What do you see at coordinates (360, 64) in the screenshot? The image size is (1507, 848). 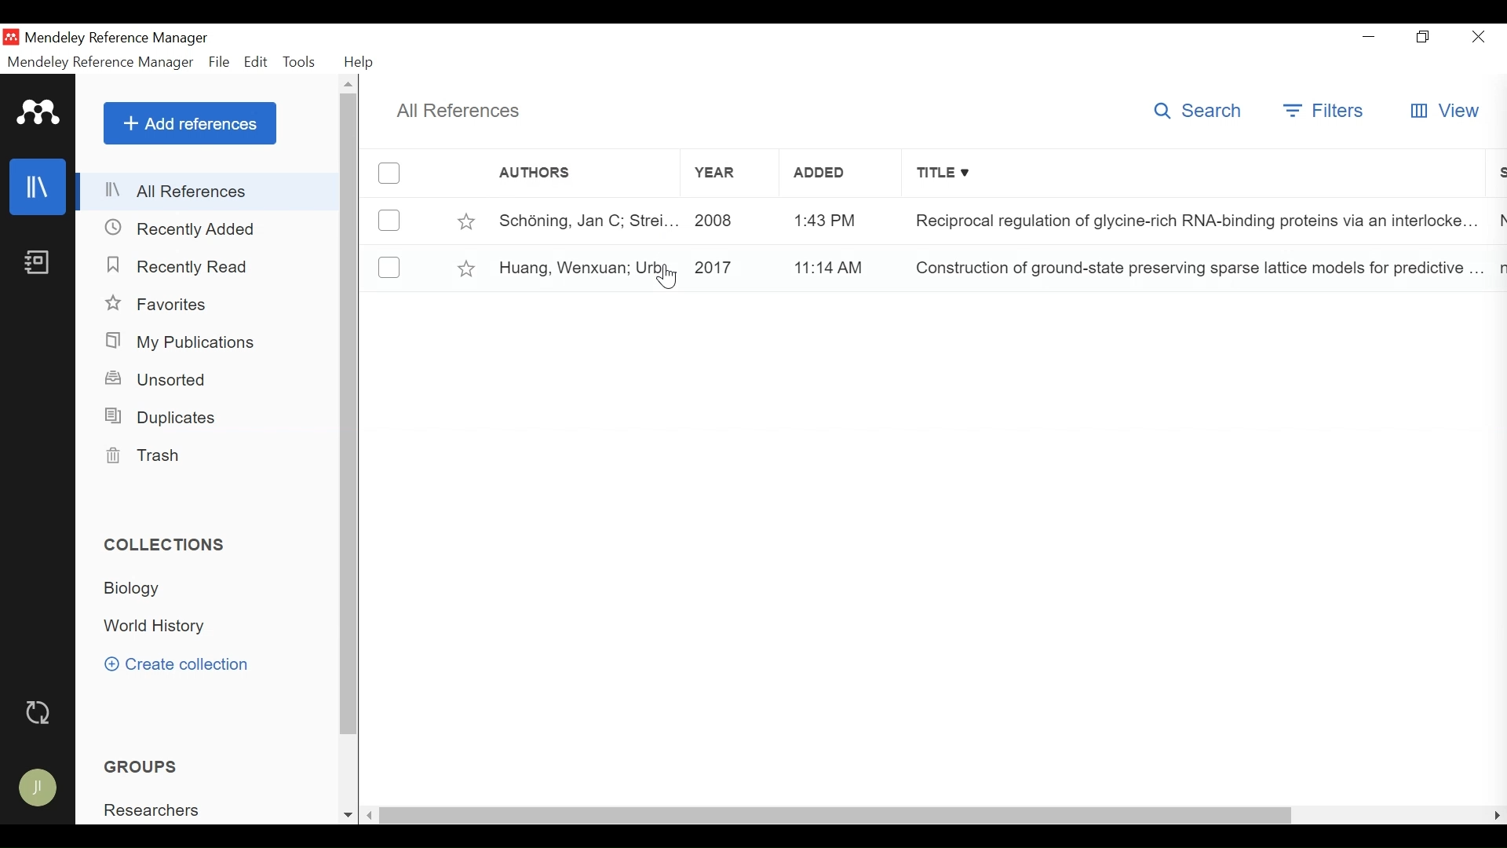 I see `Help` at bounding box center [360, 64].